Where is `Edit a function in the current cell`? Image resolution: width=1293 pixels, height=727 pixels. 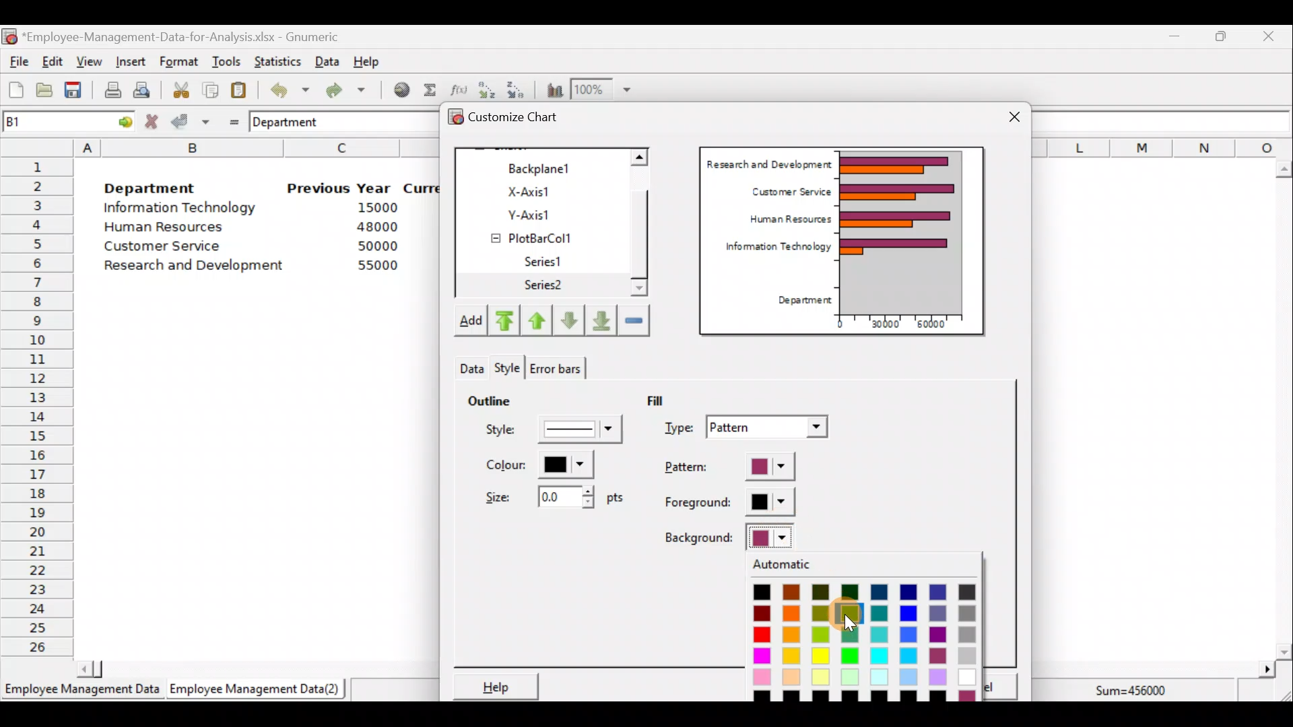 Edit a function in the current cell is located at coordinates (458, 89).